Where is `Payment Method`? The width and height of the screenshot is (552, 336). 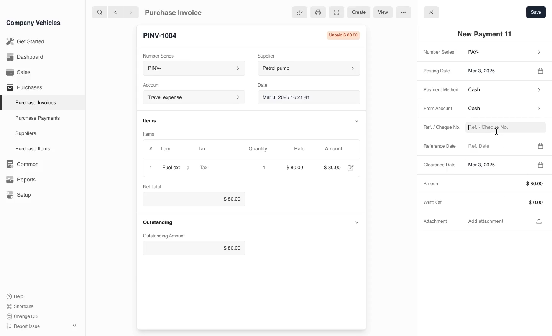 Payment Method is located at coordinates (439, 90).